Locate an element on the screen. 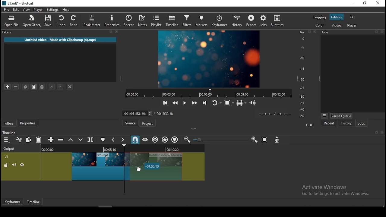 The width and height of the screenshot is (386, 217). play/pause is located at coordinates (184, 102).